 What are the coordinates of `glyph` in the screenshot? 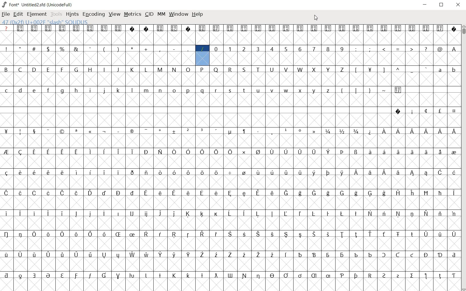 It's located at (440, 276).